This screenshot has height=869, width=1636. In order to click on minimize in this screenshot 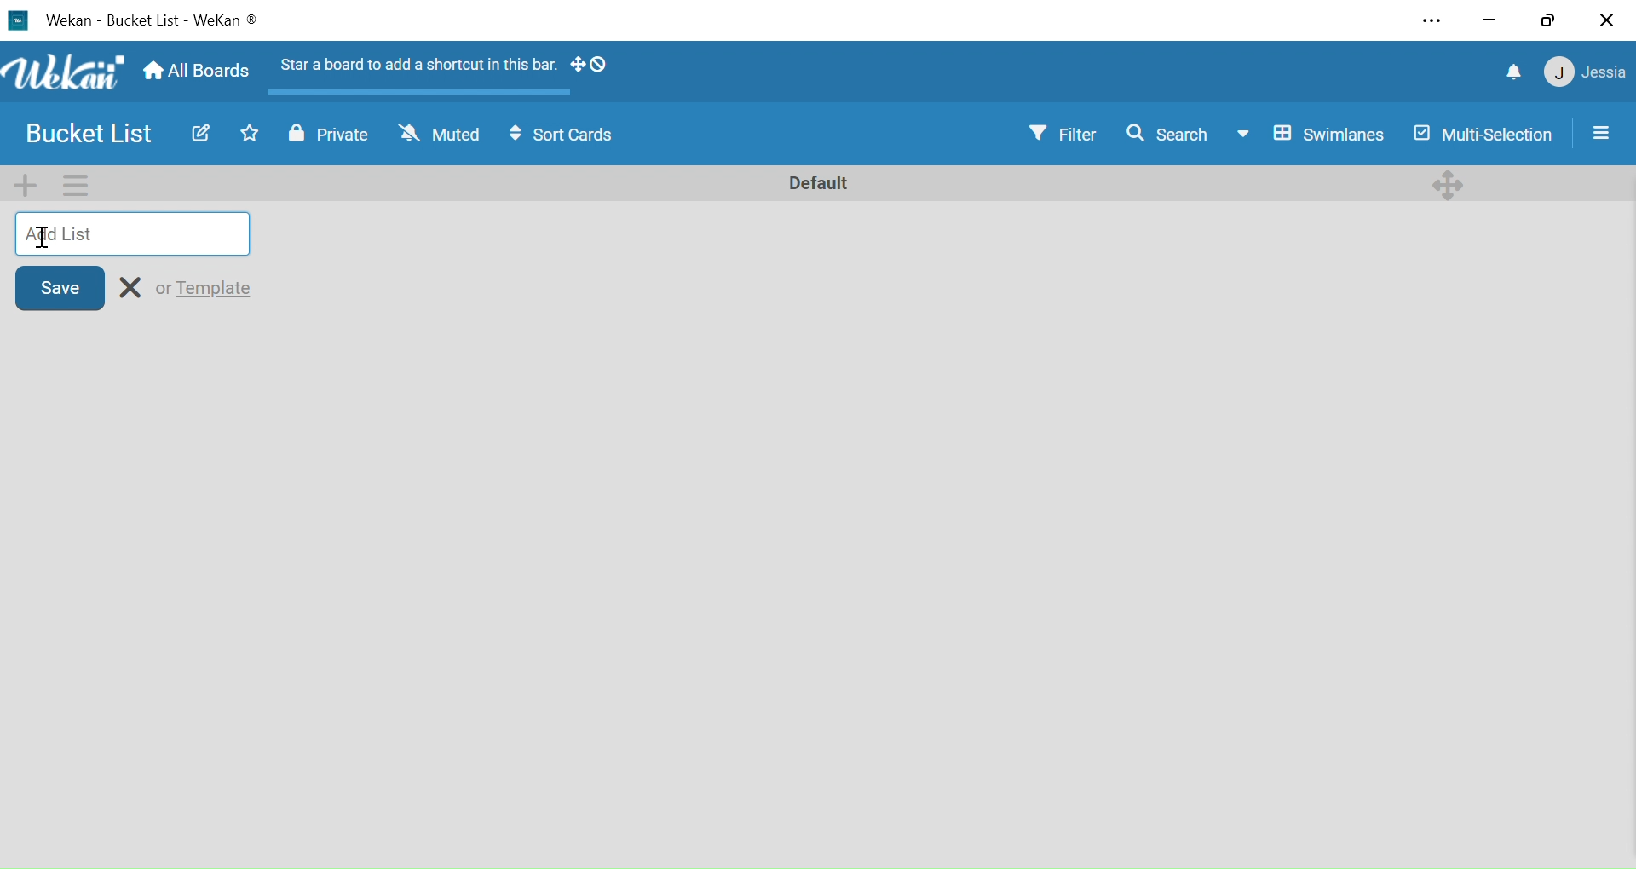, I will do `click(1489, 21)`.